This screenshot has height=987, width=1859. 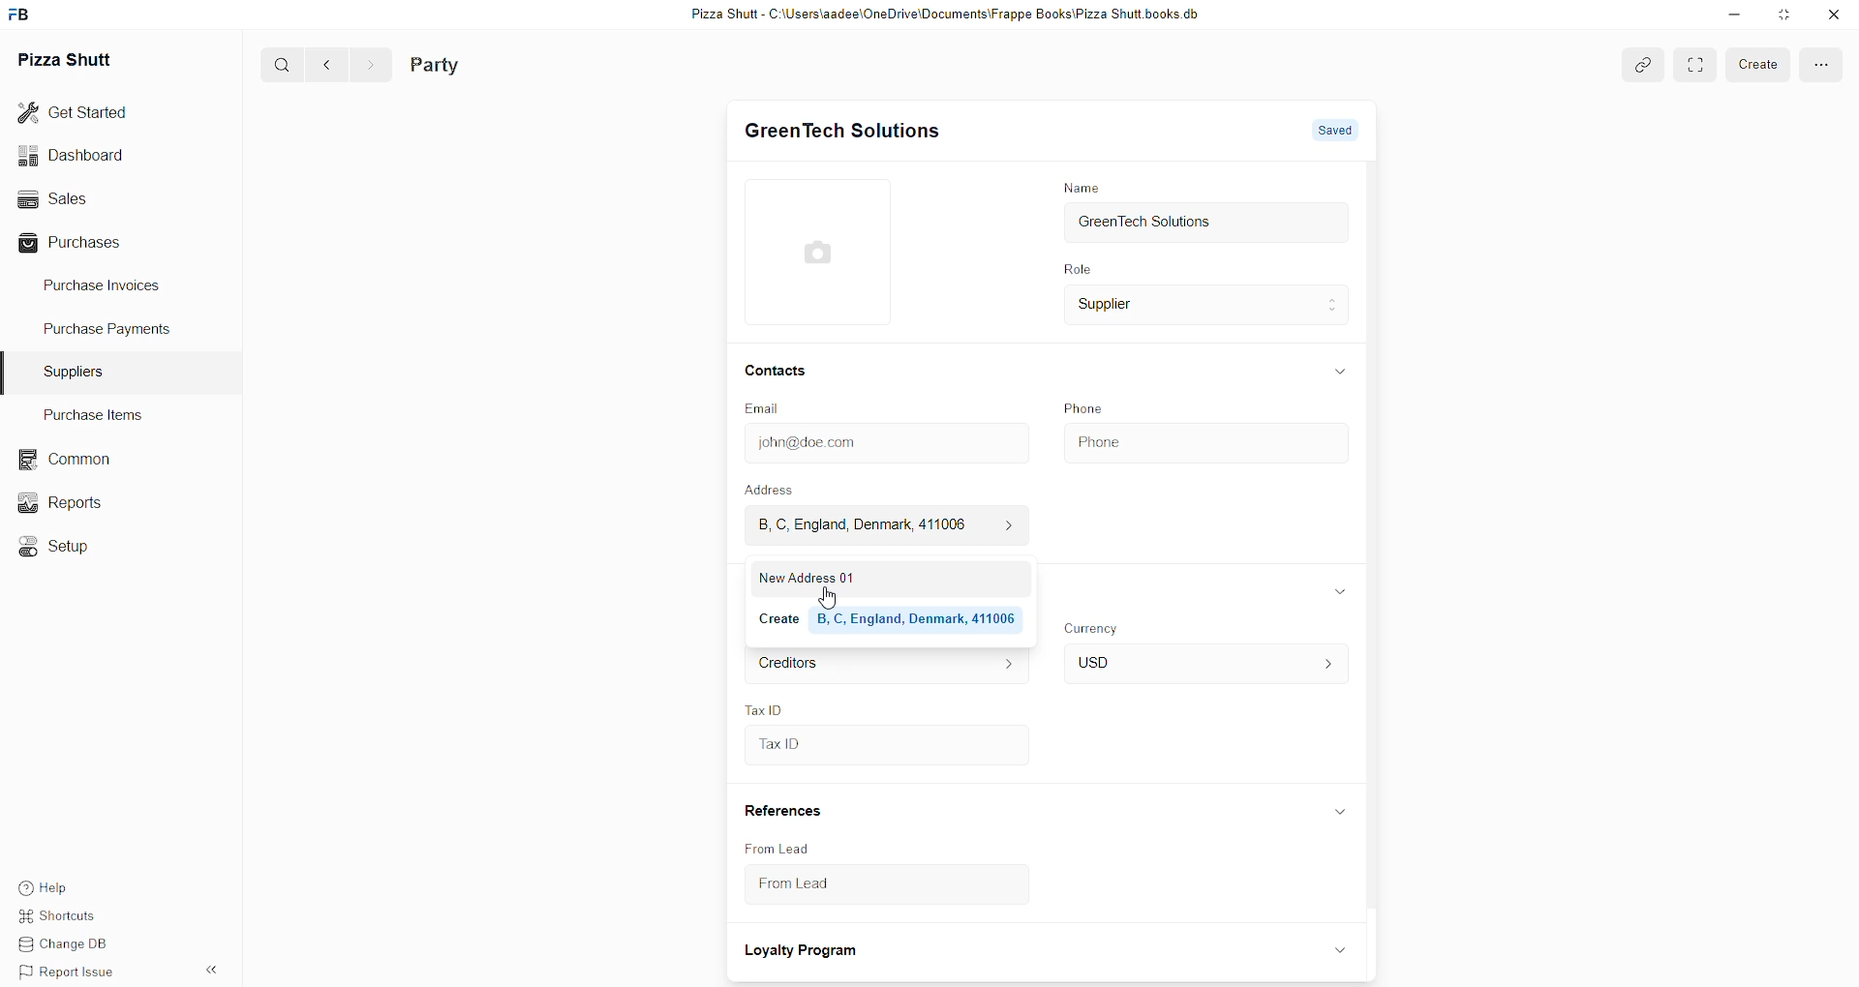 I want to click on Role, so click(x=1076, y=270).